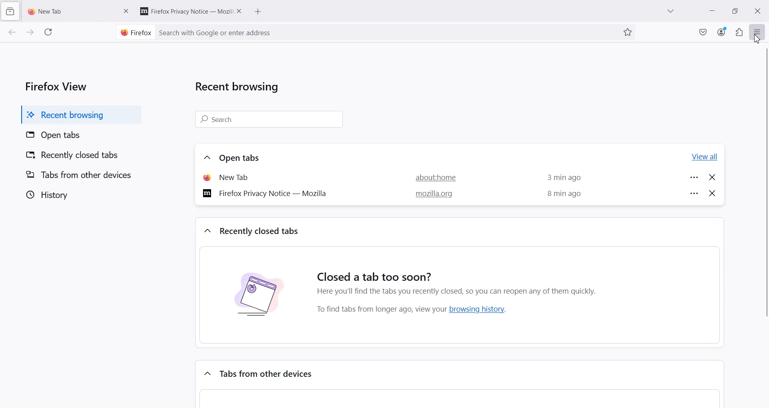 The height and width of the screenshot is (408, 769). Describe the element at coordinates (127, 10) in the screenshot. I see `Close Tab` at that location.